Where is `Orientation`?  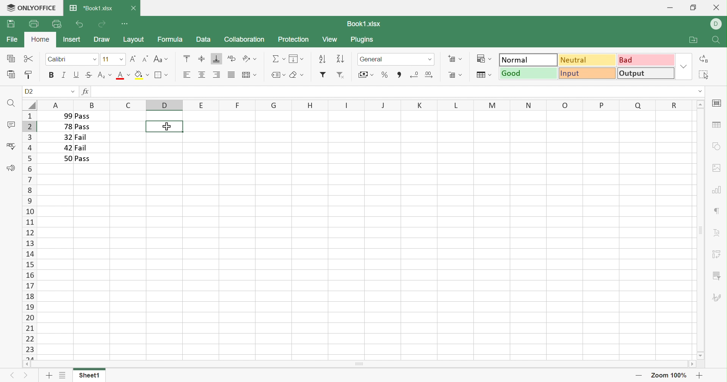 Orientation is located at coordinates (249, 59).